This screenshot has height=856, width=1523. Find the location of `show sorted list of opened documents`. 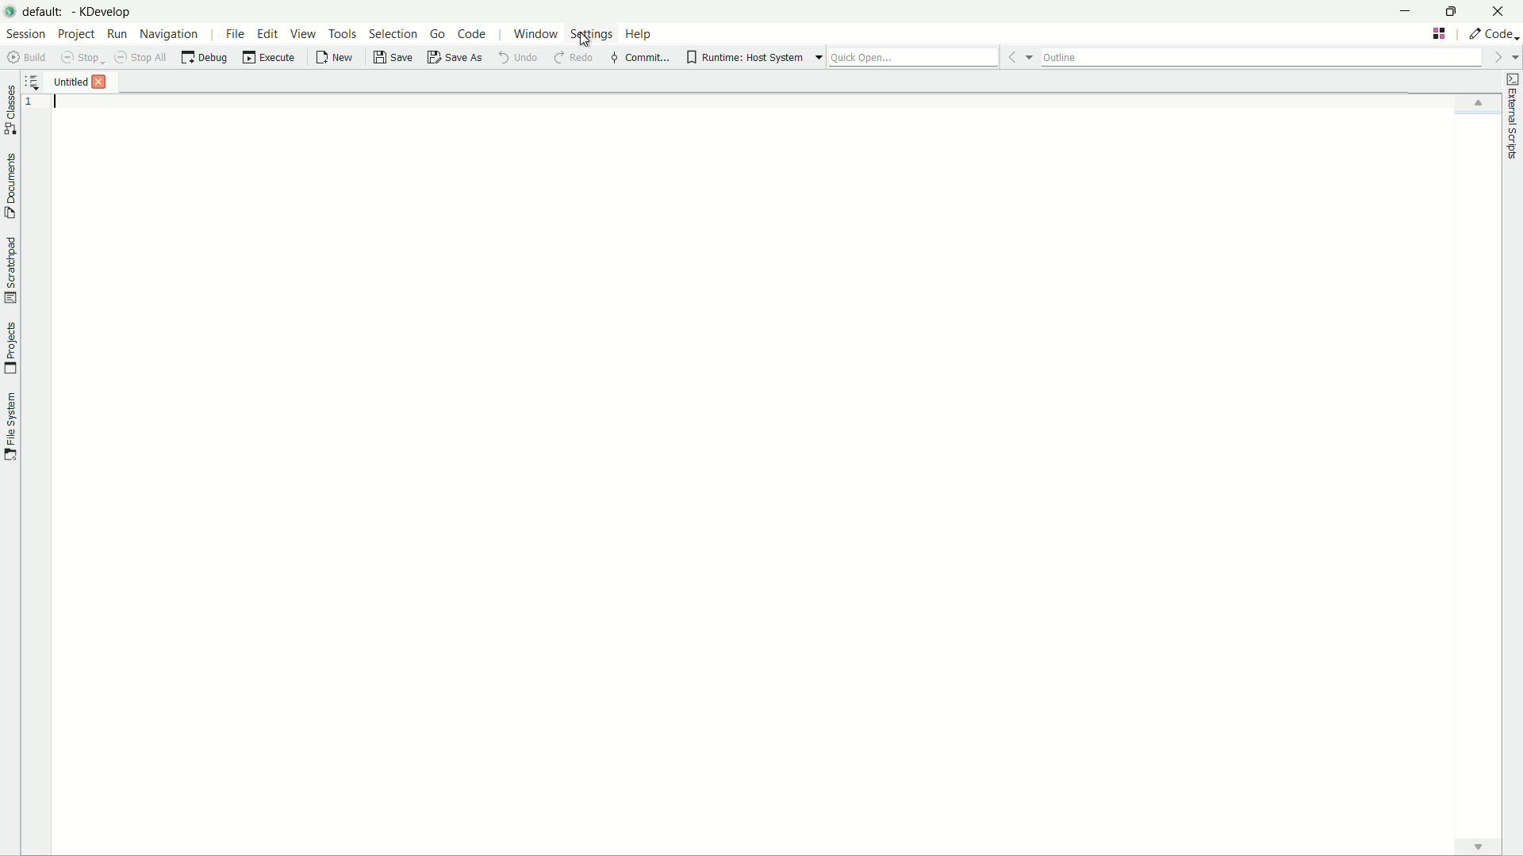

show sorted list of opened documents is located at coordinates (34, 82).